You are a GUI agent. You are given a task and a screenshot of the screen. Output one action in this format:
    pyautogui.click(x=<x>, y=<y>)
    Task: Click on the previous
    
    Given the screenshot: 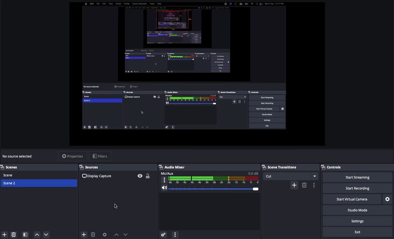 What is the action you would take?
    pyautogui.click(x=117, y=235)
    